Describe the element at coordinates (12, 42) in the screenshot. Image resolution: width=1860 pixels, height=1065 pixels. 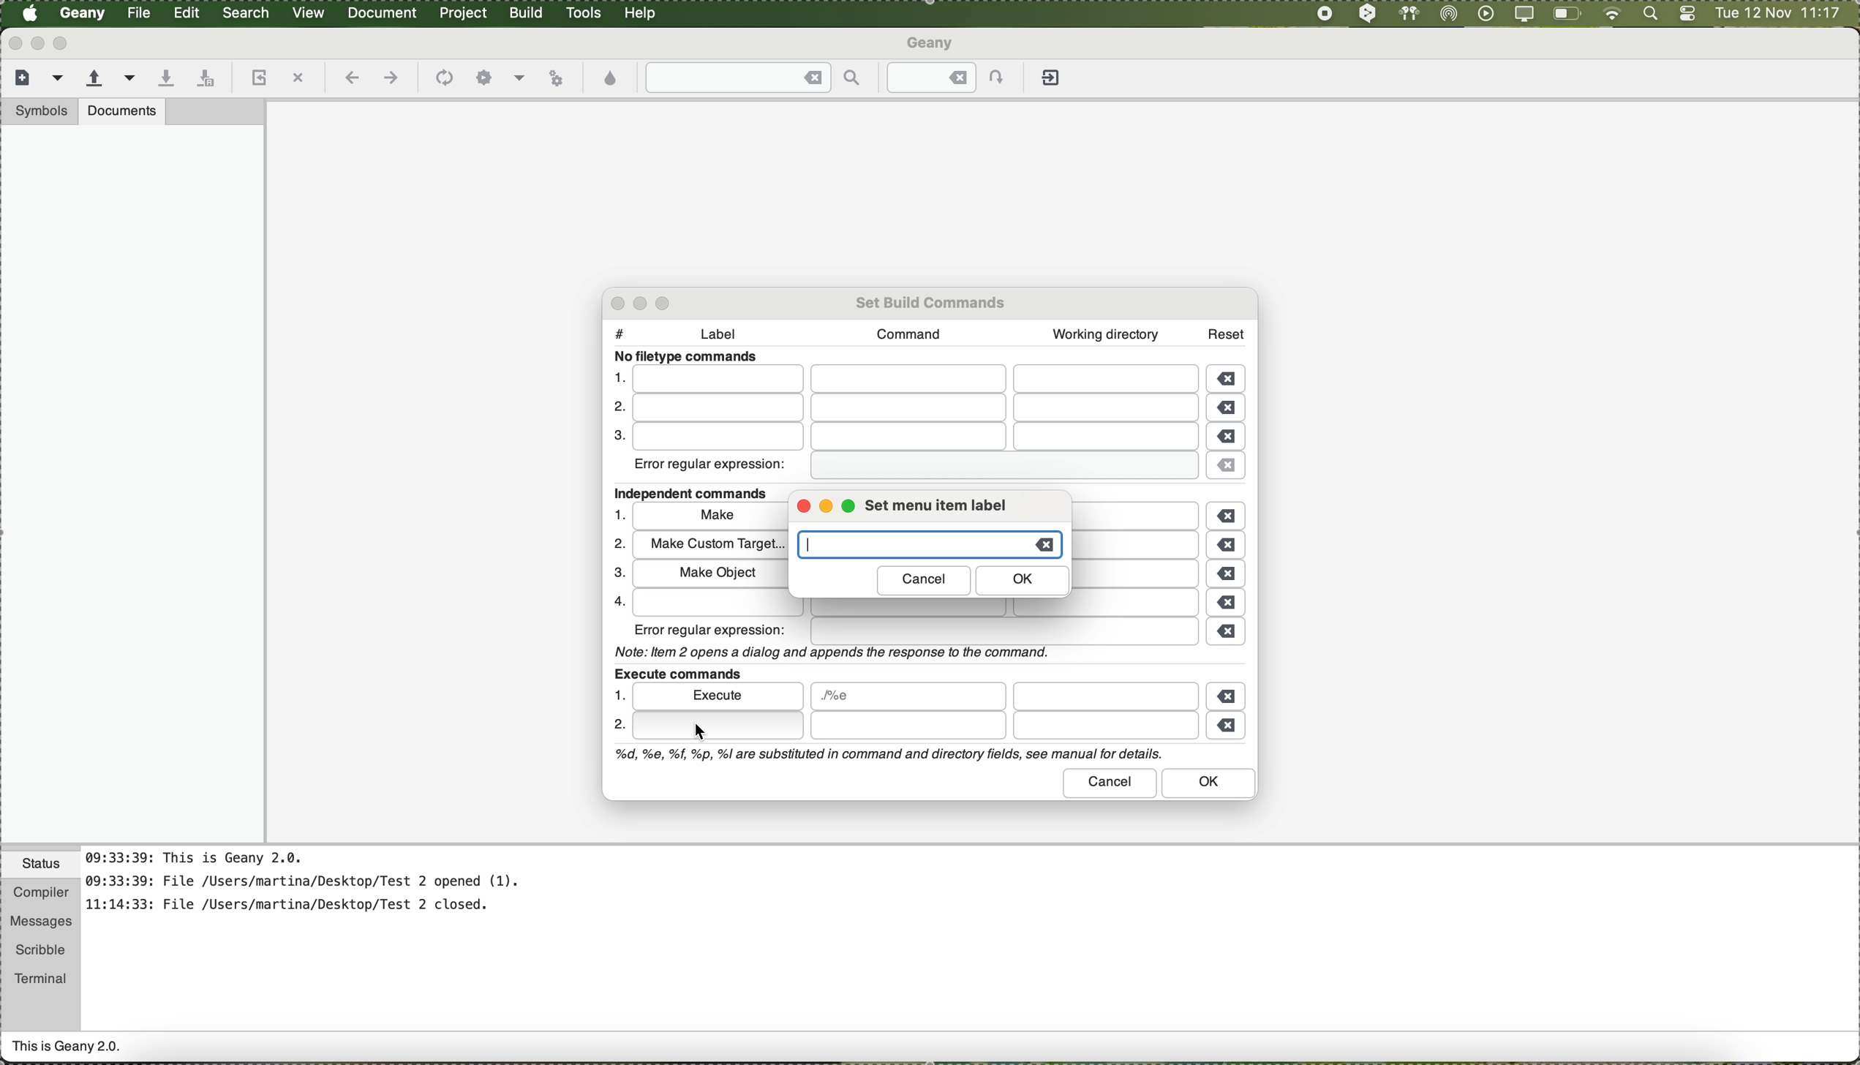
I see `close program` at that location.